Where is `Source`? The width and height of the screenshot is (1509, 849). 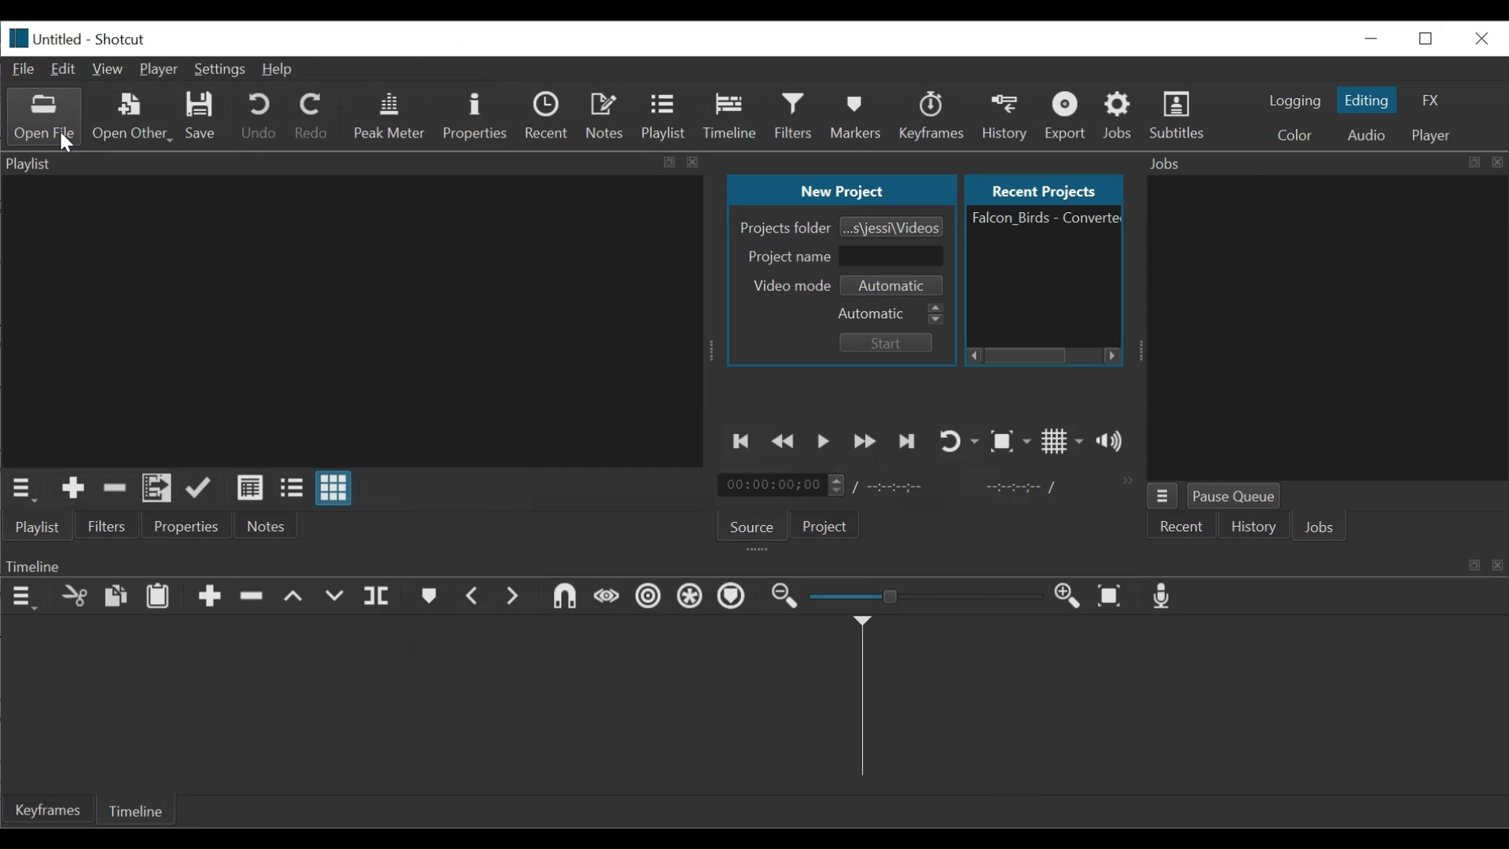
Source is located at coordinates (753, 526).